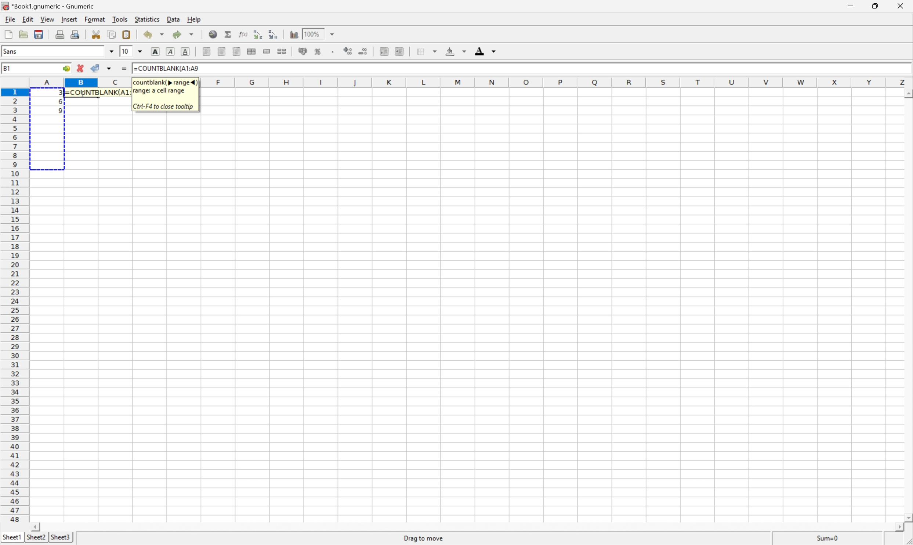  I want to click on Center horizontally, so click(221, 51).